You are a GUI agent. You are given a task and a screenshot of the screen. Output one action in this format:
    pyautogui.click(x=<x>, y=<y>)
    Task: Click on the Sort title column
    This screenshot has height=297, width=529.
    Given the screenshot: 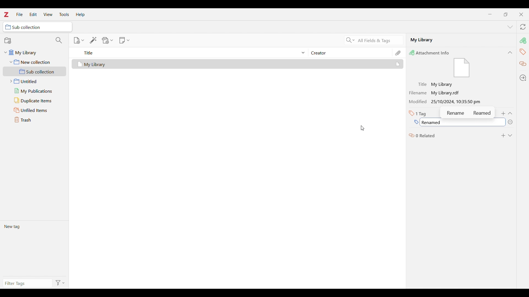 What is the action you would take?
    pyautogui.click(x=192, y=53)
    